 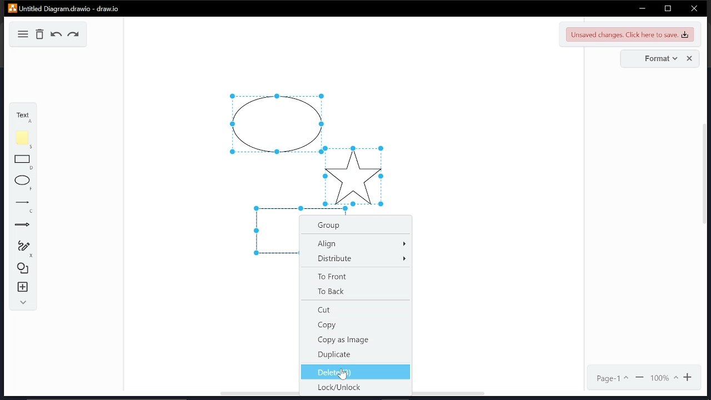 I want to click on delete, so click(x=41, y=34).